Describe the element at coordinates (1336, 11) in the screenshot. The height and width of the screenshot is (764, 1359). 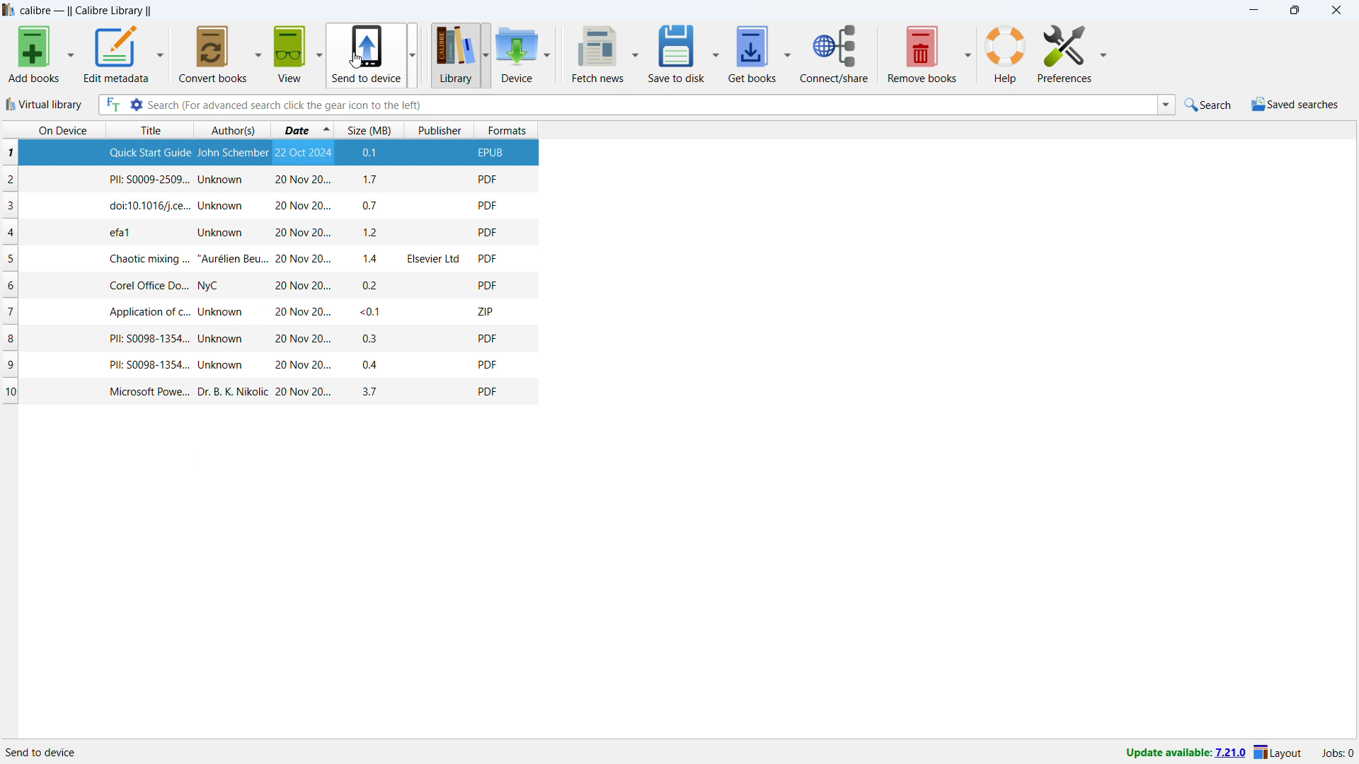
I see `close` at that location.